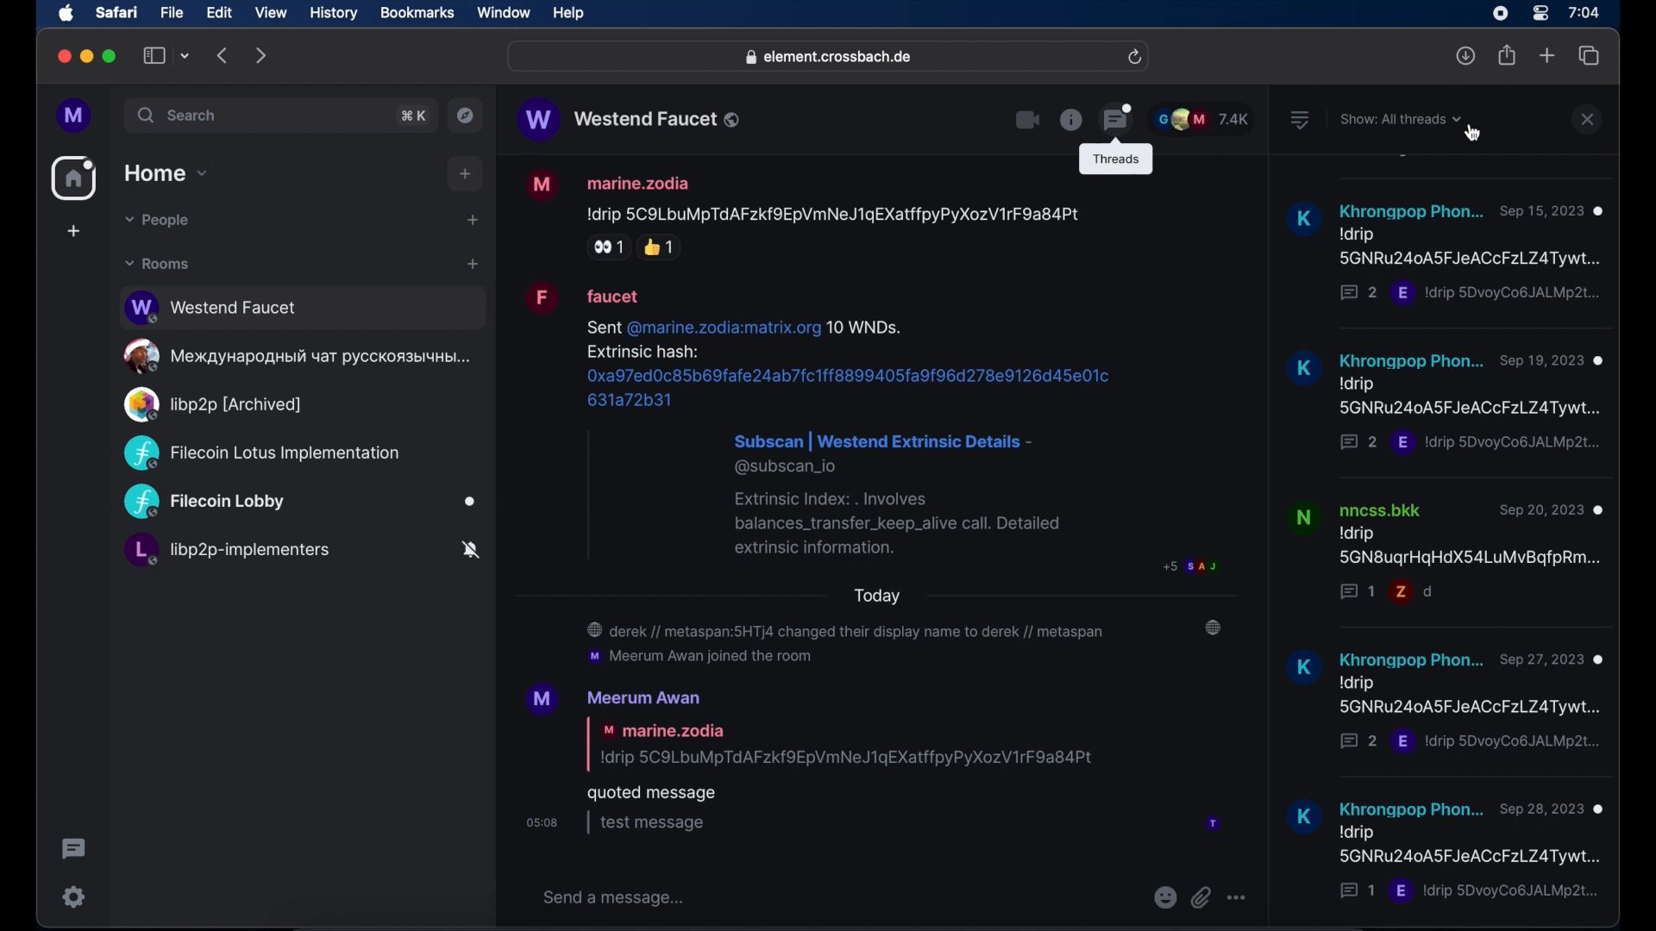 This screenshot has width=1656, height=931. What do you see at coordinates (474, 548) in the screenshot?
I see `notifications off` at bounding box center [474, 548].